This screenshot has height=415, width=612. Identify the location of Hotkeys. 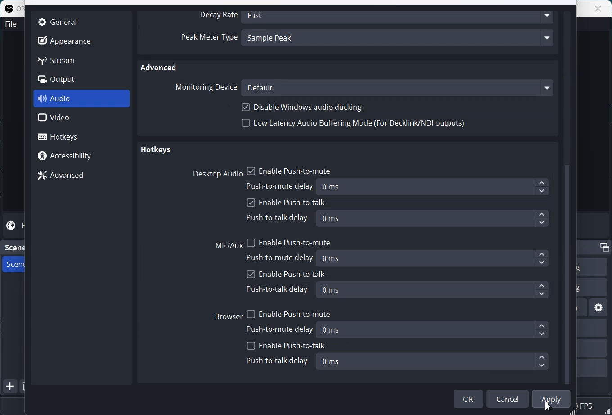
(155, 151).